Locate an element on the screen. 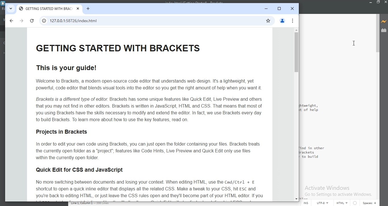 This screenshot has width=388, height=206. tabs is located at coordinates (10, 9).